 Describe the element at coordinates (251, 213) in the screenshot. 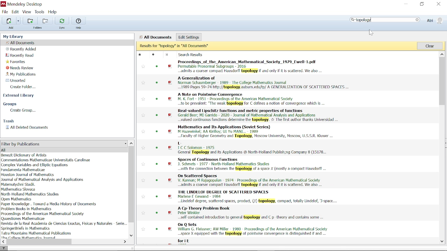

I see `citation` at that location.